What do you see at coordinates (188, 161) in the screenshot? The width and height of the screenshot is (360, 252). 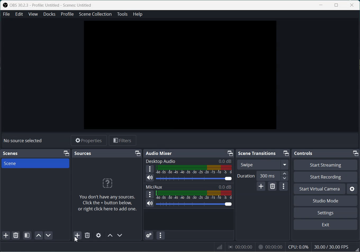 I see `Desktop Audio 0.0 dB` at bounding box center [188, 161].